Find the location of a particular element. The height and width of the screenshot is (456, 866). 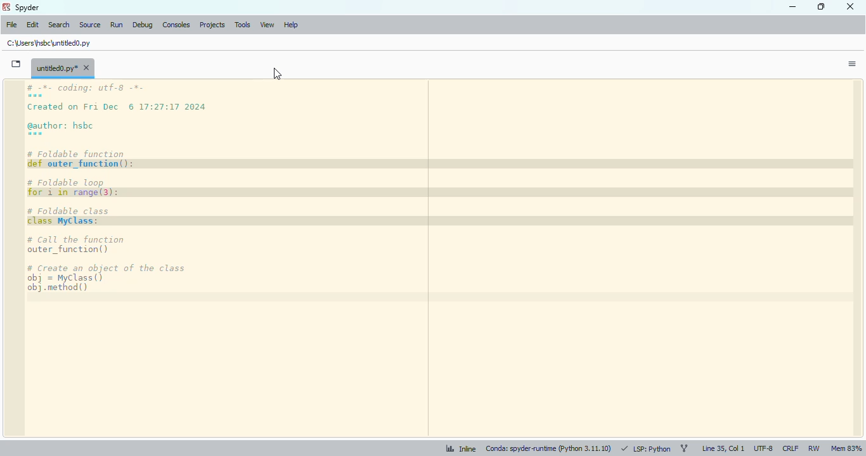

RW is located at coordinates (814, 449).